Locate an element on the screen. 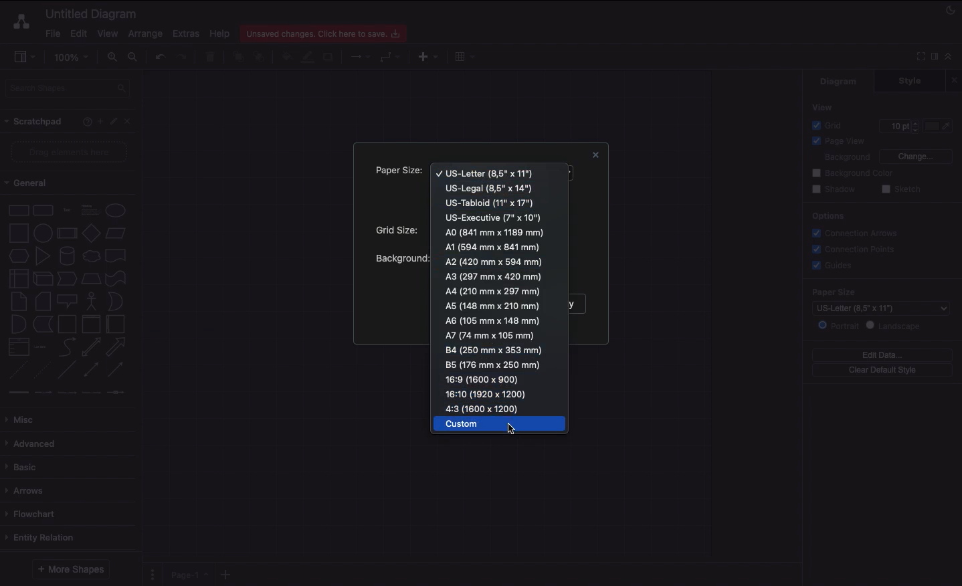 The height and width of the screenshot is (586, 962). To front is located at coordinates (237, 57).